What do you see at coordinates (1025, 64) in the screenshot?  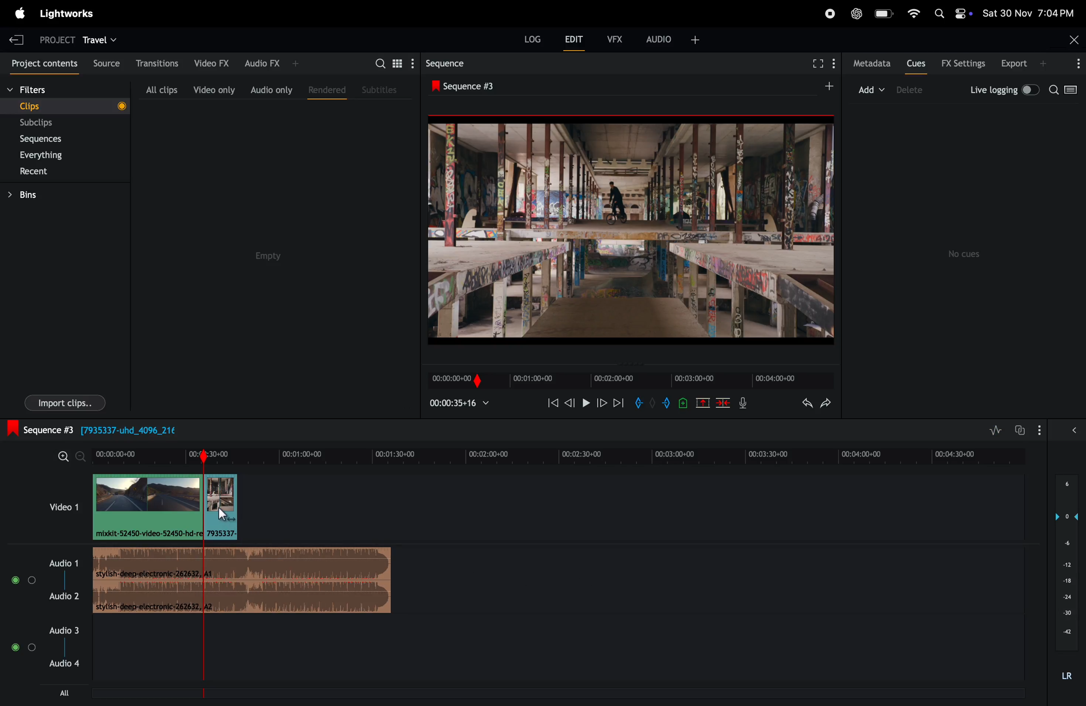 I see `export +` at bounding box center [1025, 64].